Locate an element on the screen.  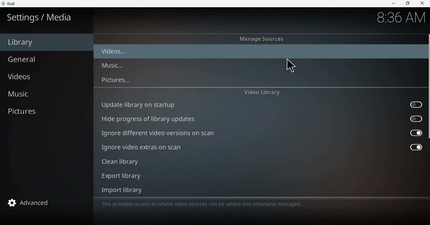
Clean library is located at coordinates (260, 162).